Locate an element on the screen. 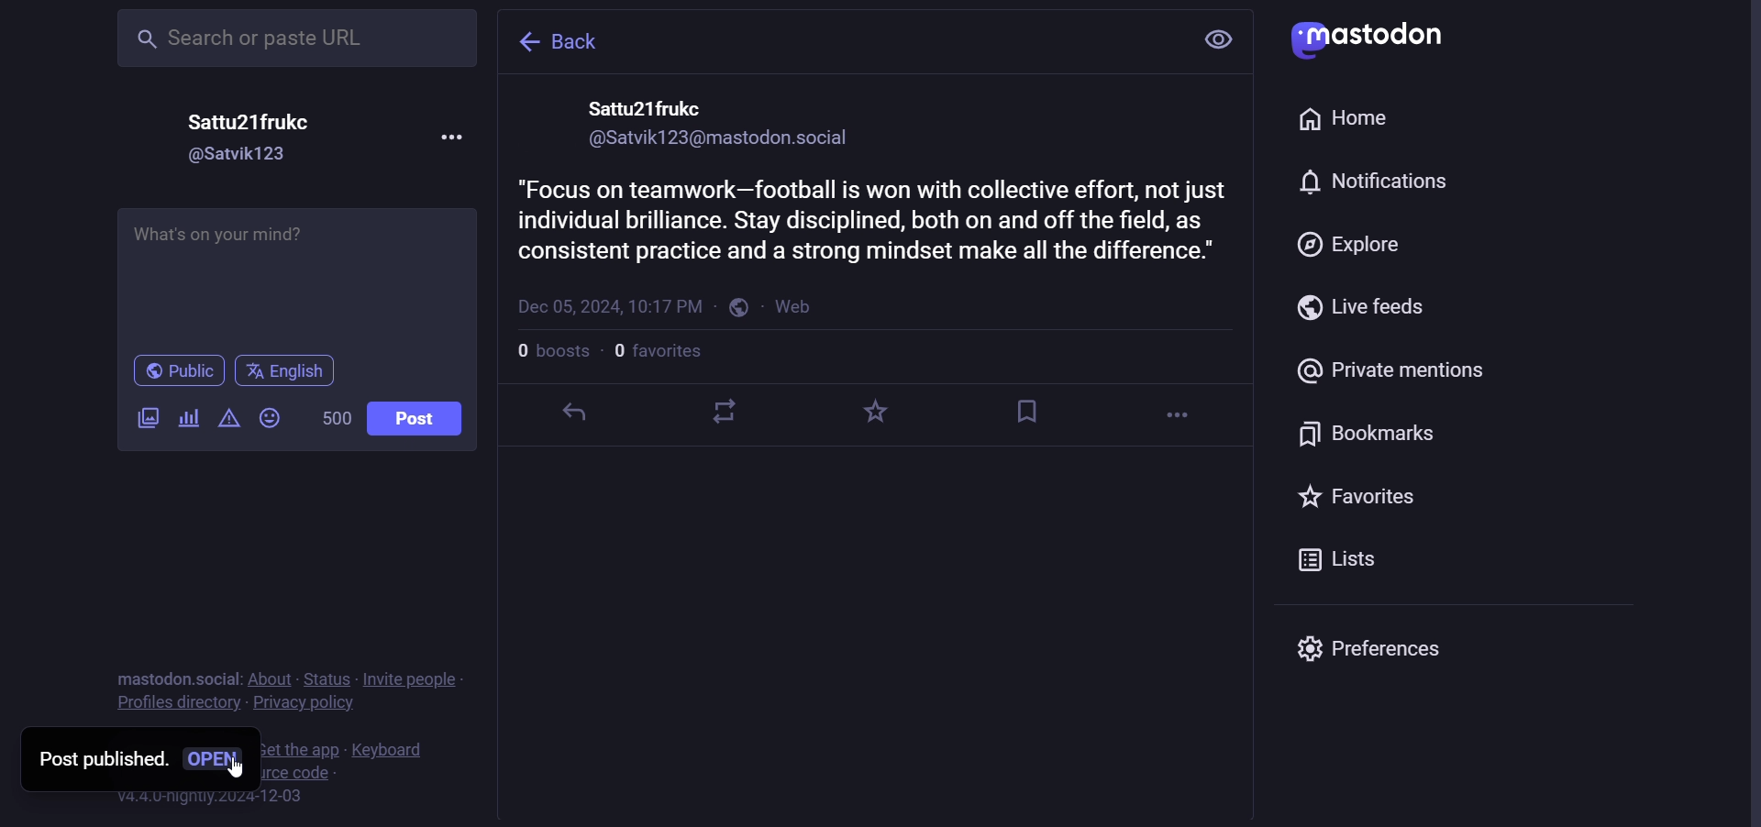 Image resolution: width=1761 pixels, height=827 pixels. post is located at coordinates (415, 421).